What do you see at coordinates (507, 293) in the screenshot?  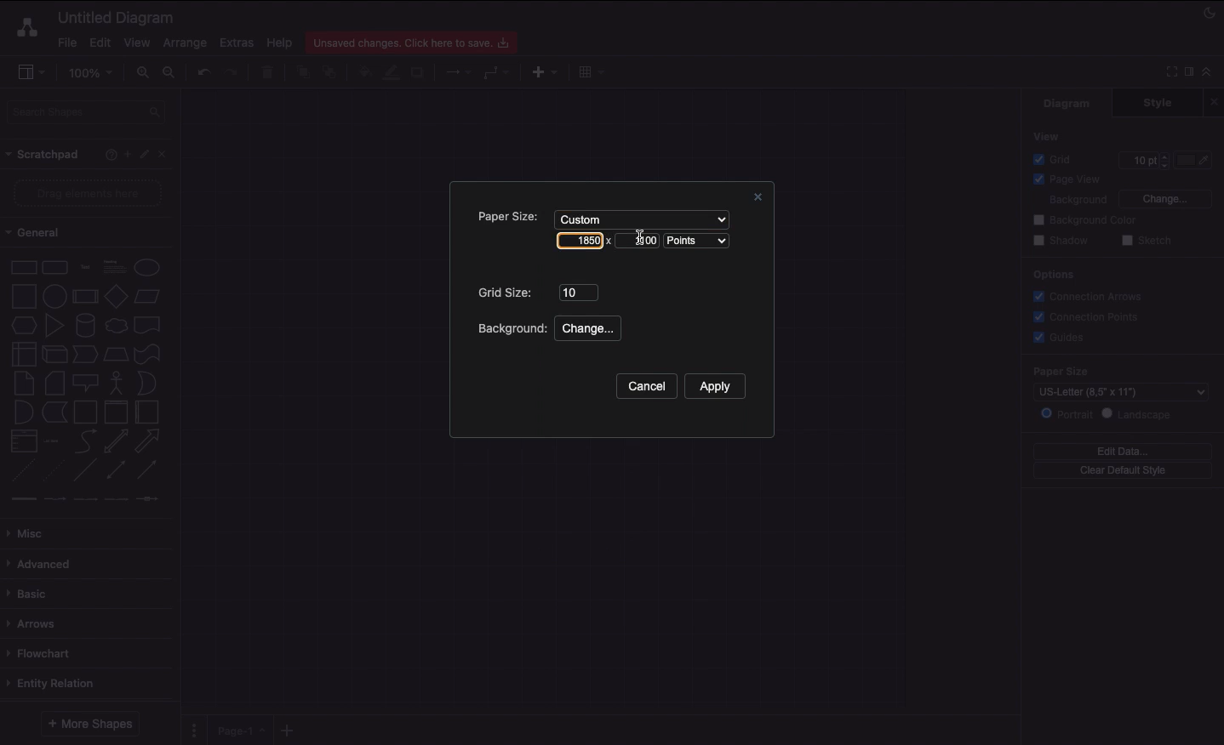 I see `Grid size` at bounding box center [507, 293].